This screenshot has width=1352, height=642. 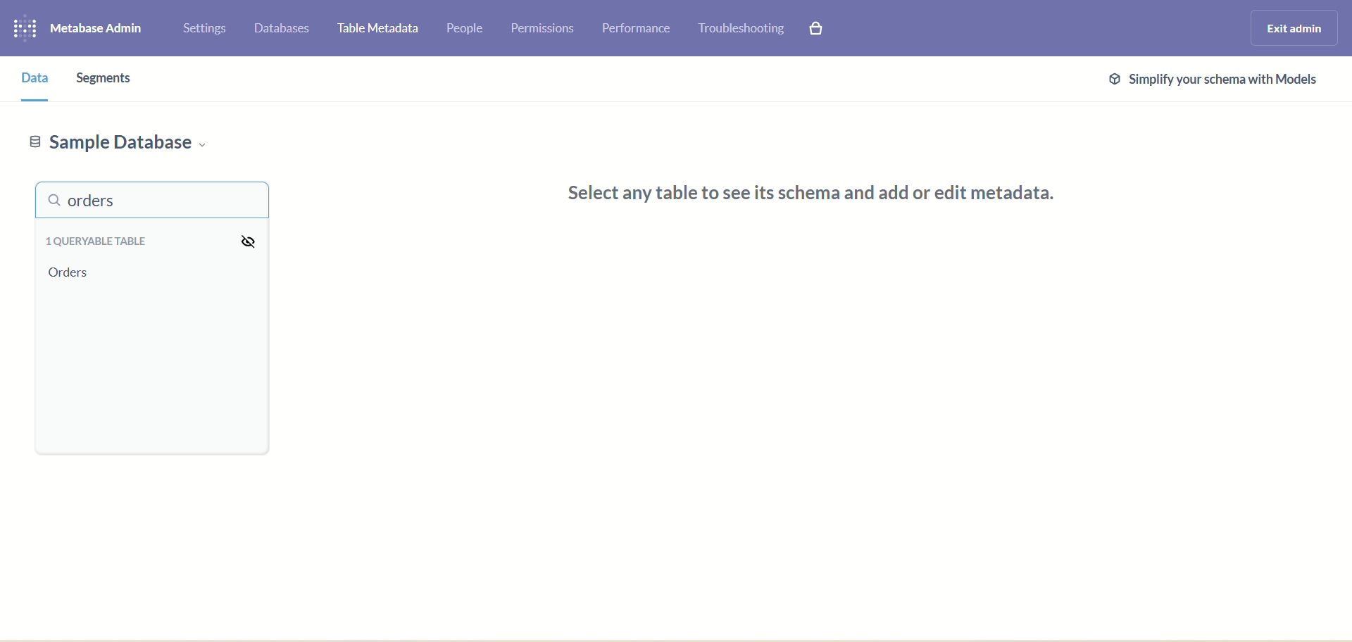 I want to click on @ Simplify your schema with Models, so click(x=1211, y=80).